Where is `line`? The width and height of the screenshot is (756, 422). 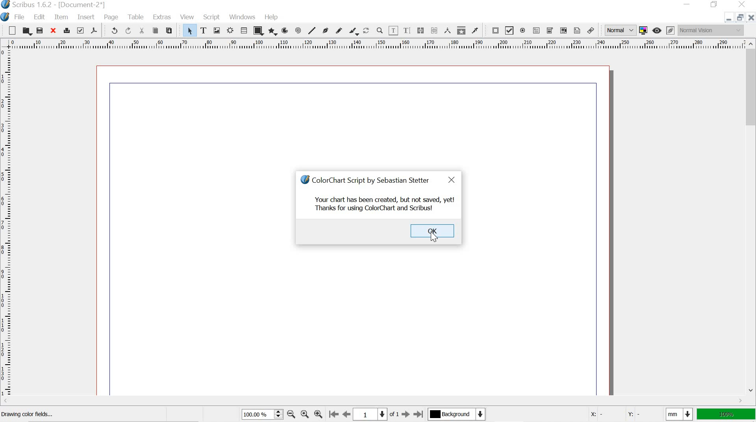
line is located at coordinates (311, 30).